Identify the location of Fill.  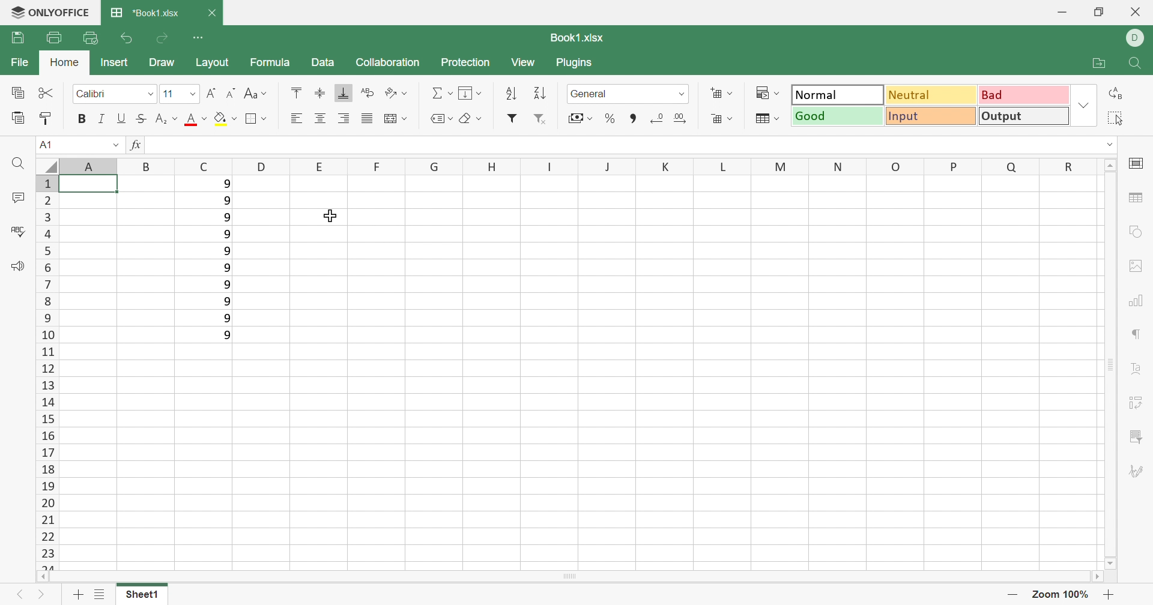
(470, 92).